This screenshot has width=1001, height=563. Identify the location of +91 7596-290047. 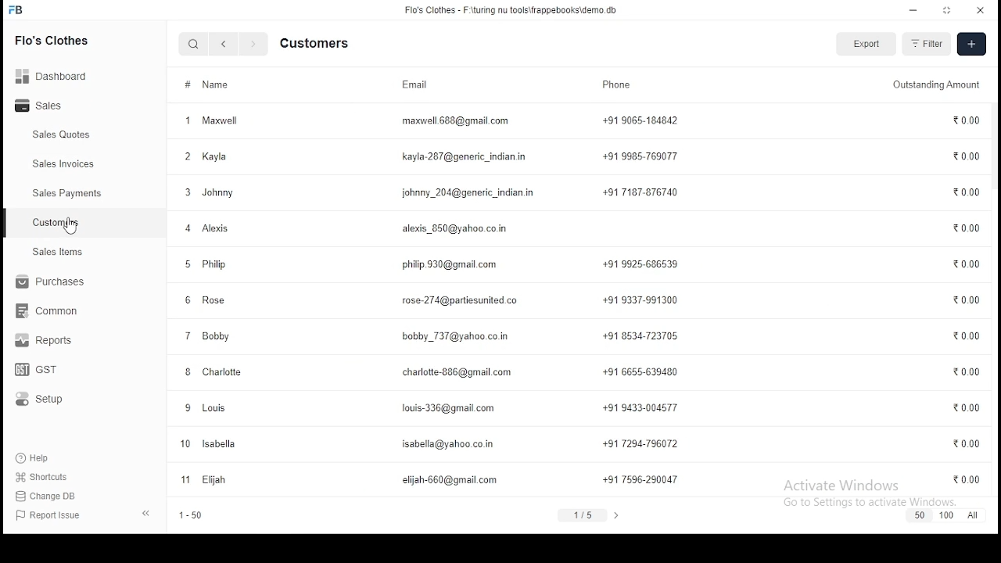
(640, 480).